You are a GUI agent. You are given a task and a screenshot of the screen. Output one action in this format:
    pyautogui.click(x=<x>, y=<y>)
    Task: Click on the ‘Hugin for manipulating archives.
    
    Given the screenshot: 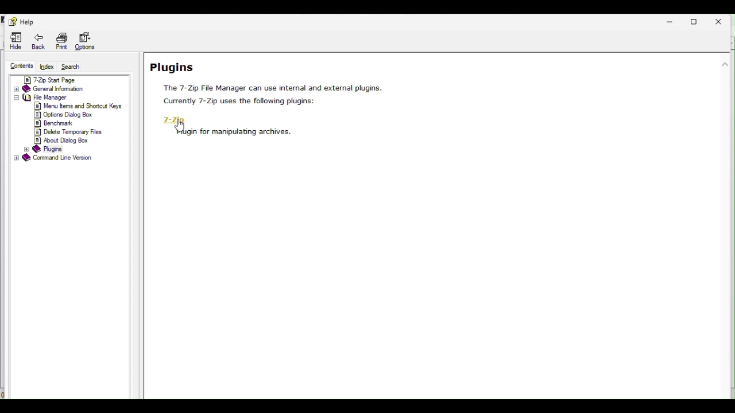 What is the action you would take?
    pyautogui.click(x=238, y=133)
    